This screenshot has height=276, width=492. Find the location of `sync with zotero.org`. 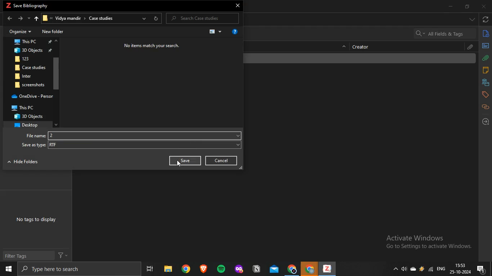

sync with zotero.org is located at coordinates (486, 19).